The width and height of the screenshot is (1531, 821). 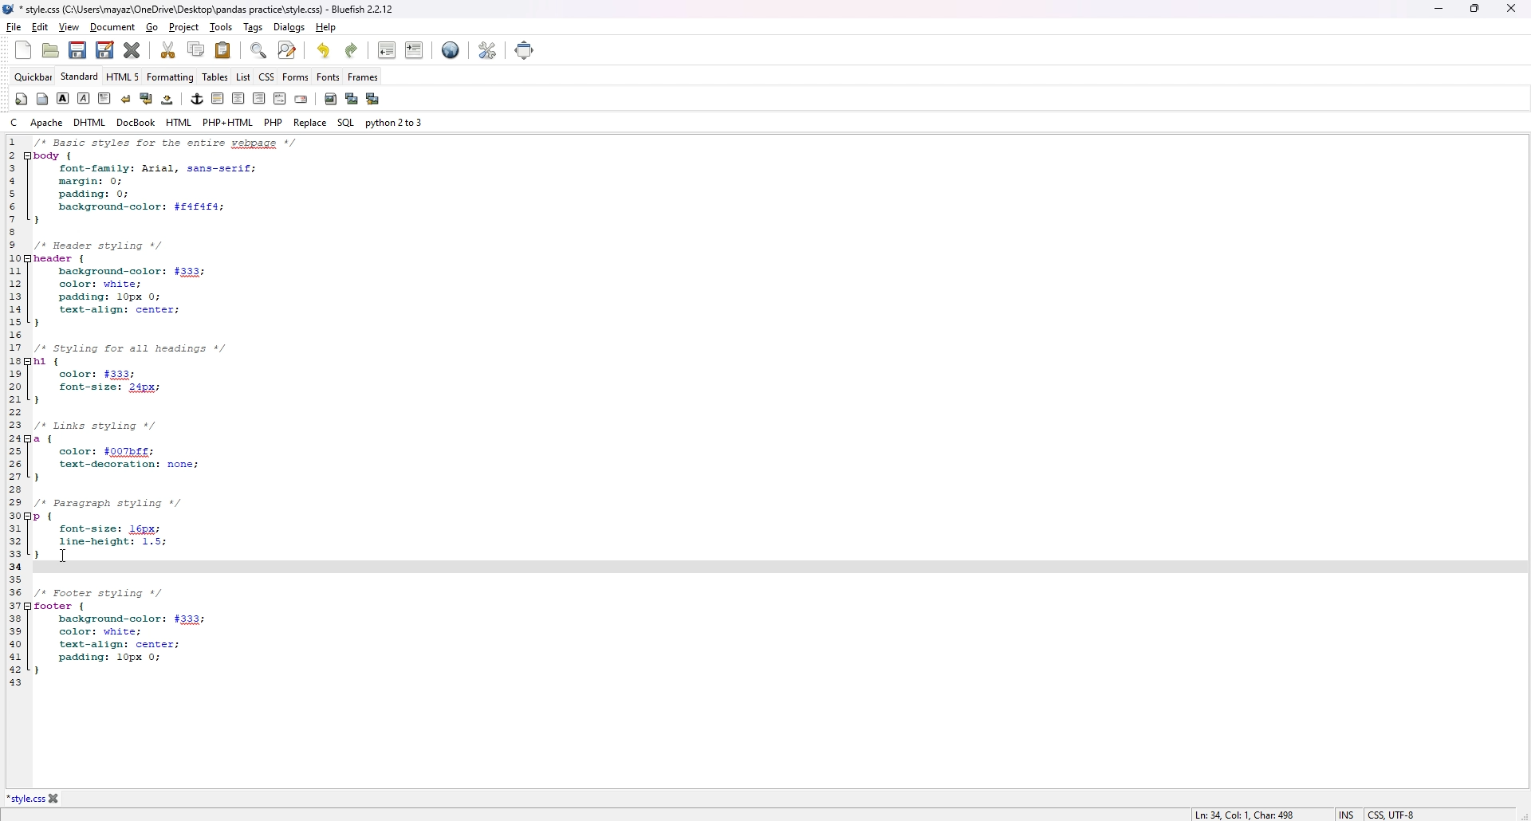 I want to click on 34, so click(x=130, y=566).